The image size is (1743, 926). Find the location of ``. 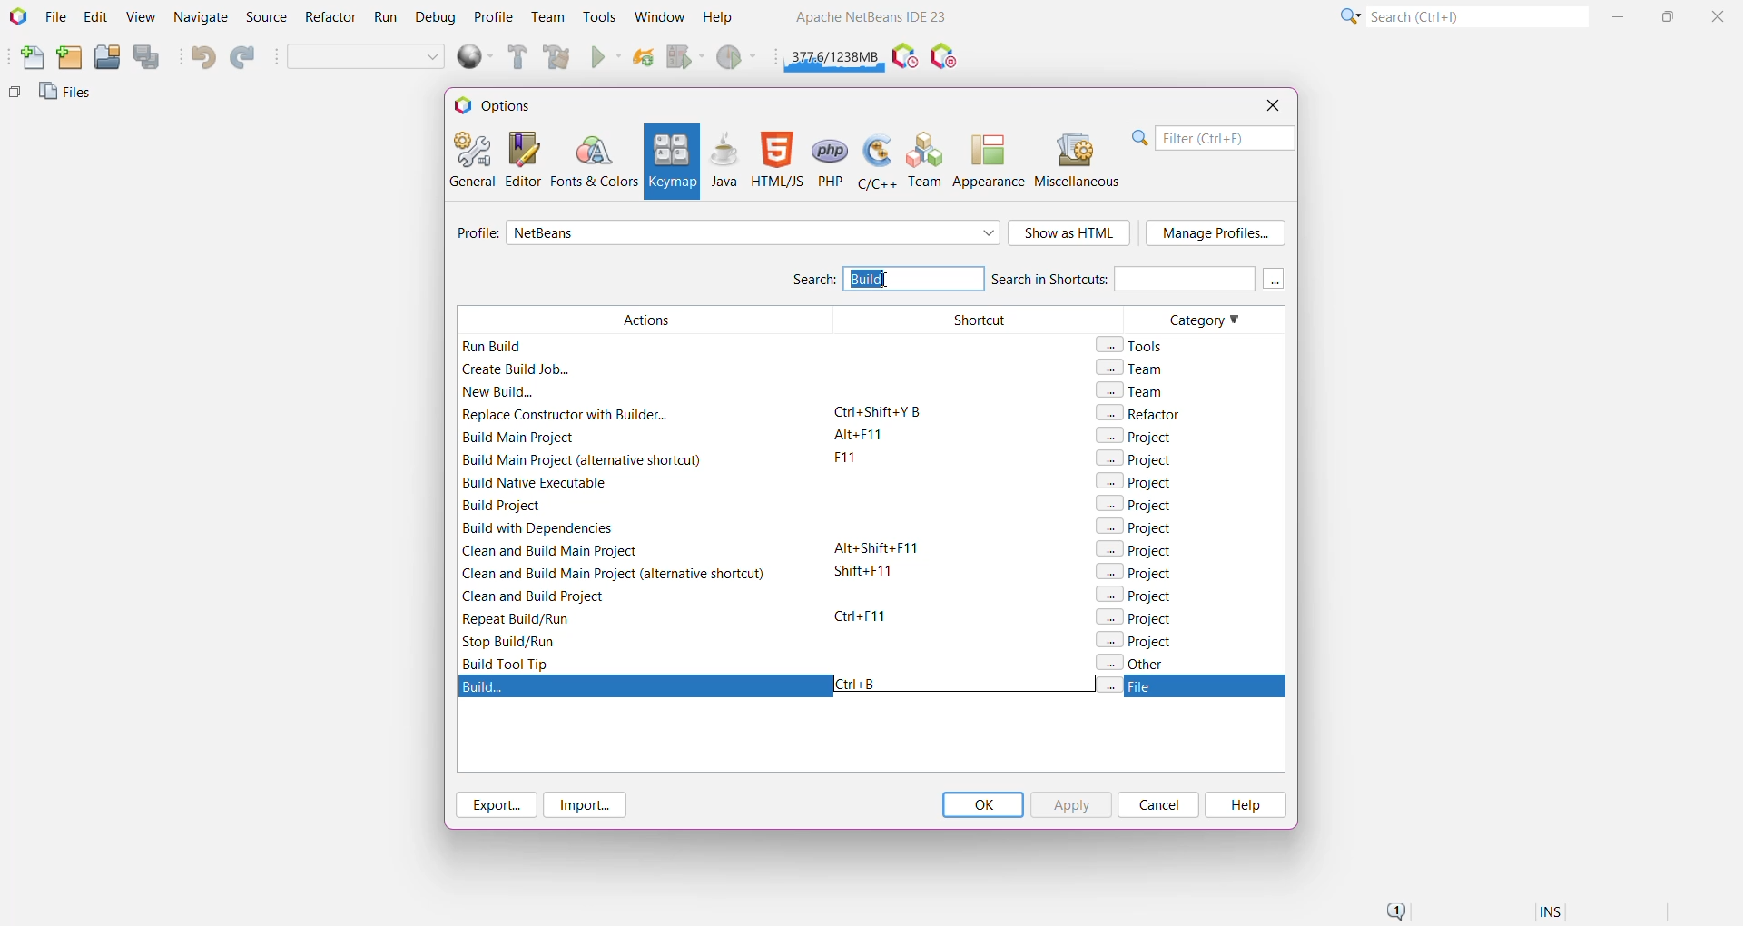

 is located at coordinates (15, 96).